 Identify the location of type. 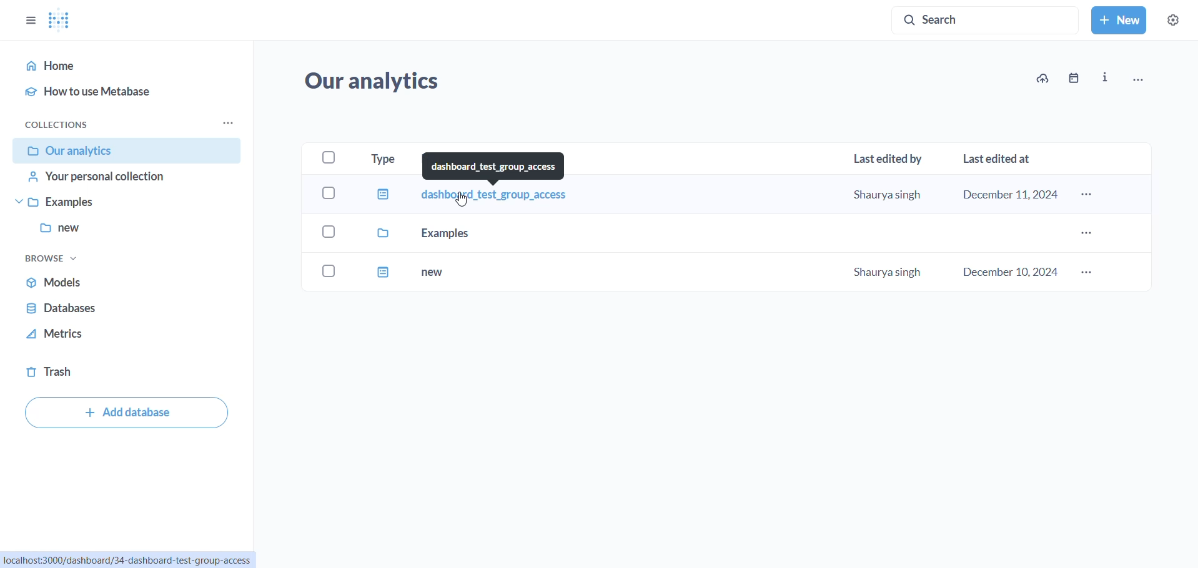
(386, 158).